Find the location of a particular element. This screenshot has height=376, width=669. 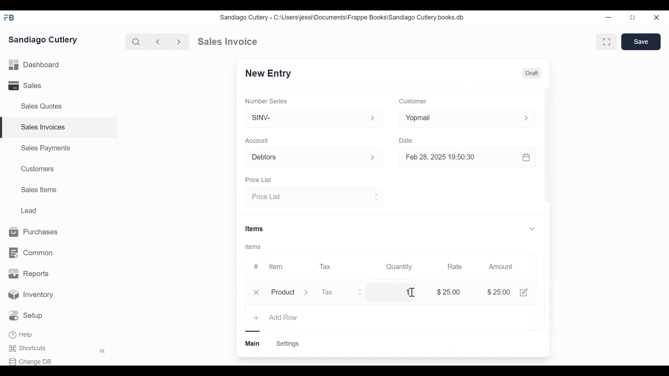

SINV- is located at coordinates (313, 119).